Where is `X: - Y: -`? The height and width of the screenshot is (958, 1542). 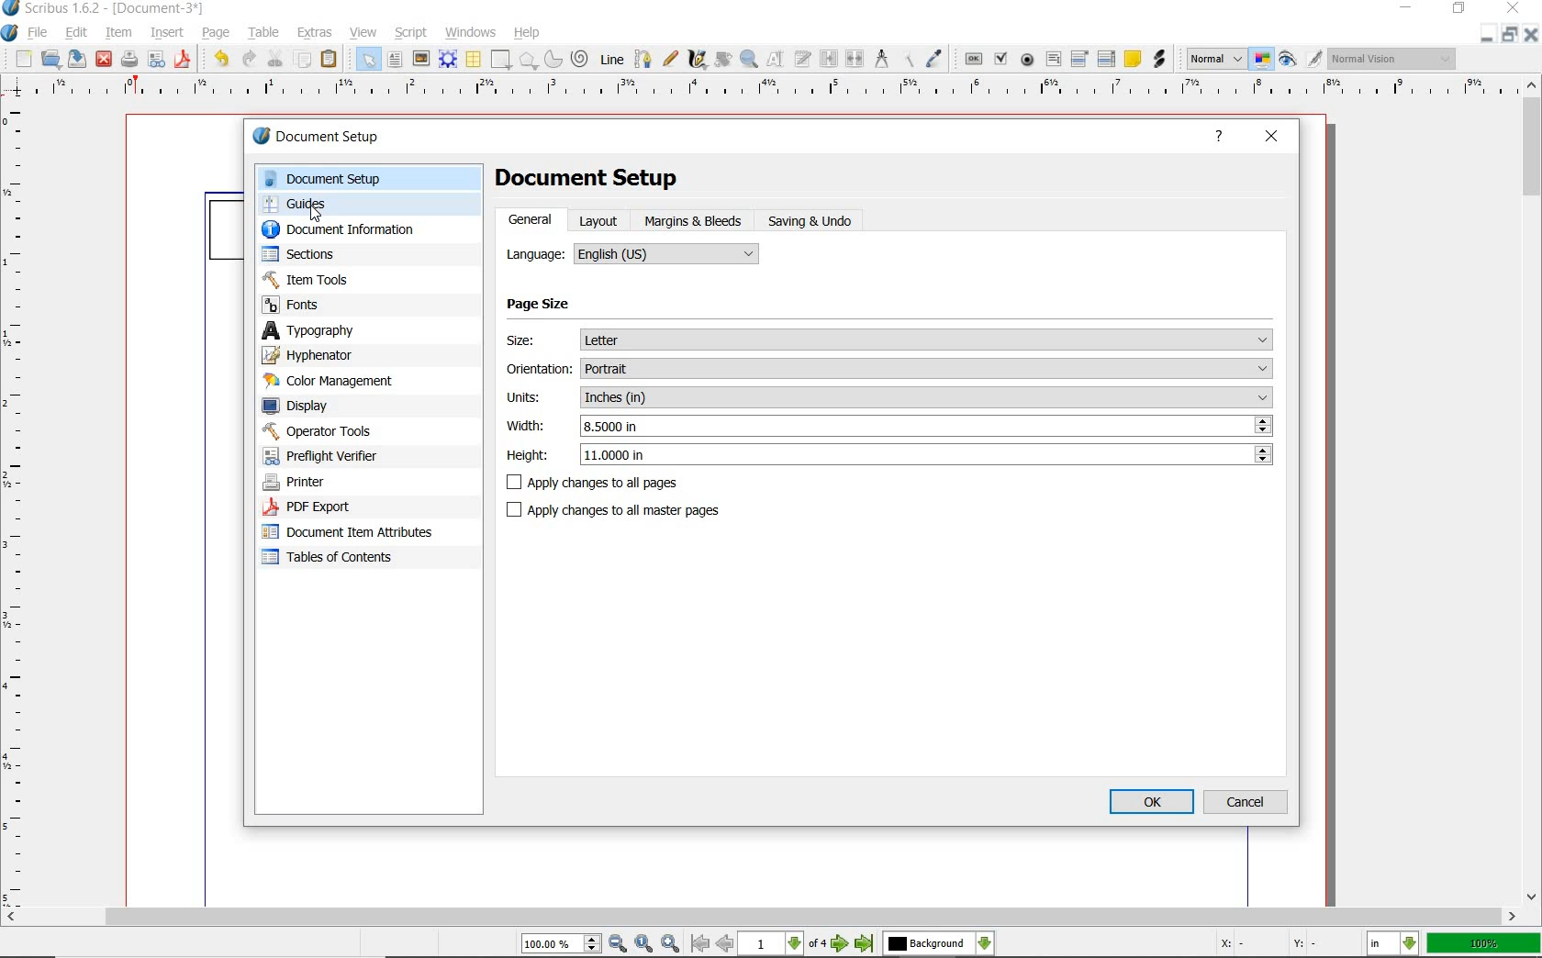
X: - Y: - is located at coordinates (1265, 943).